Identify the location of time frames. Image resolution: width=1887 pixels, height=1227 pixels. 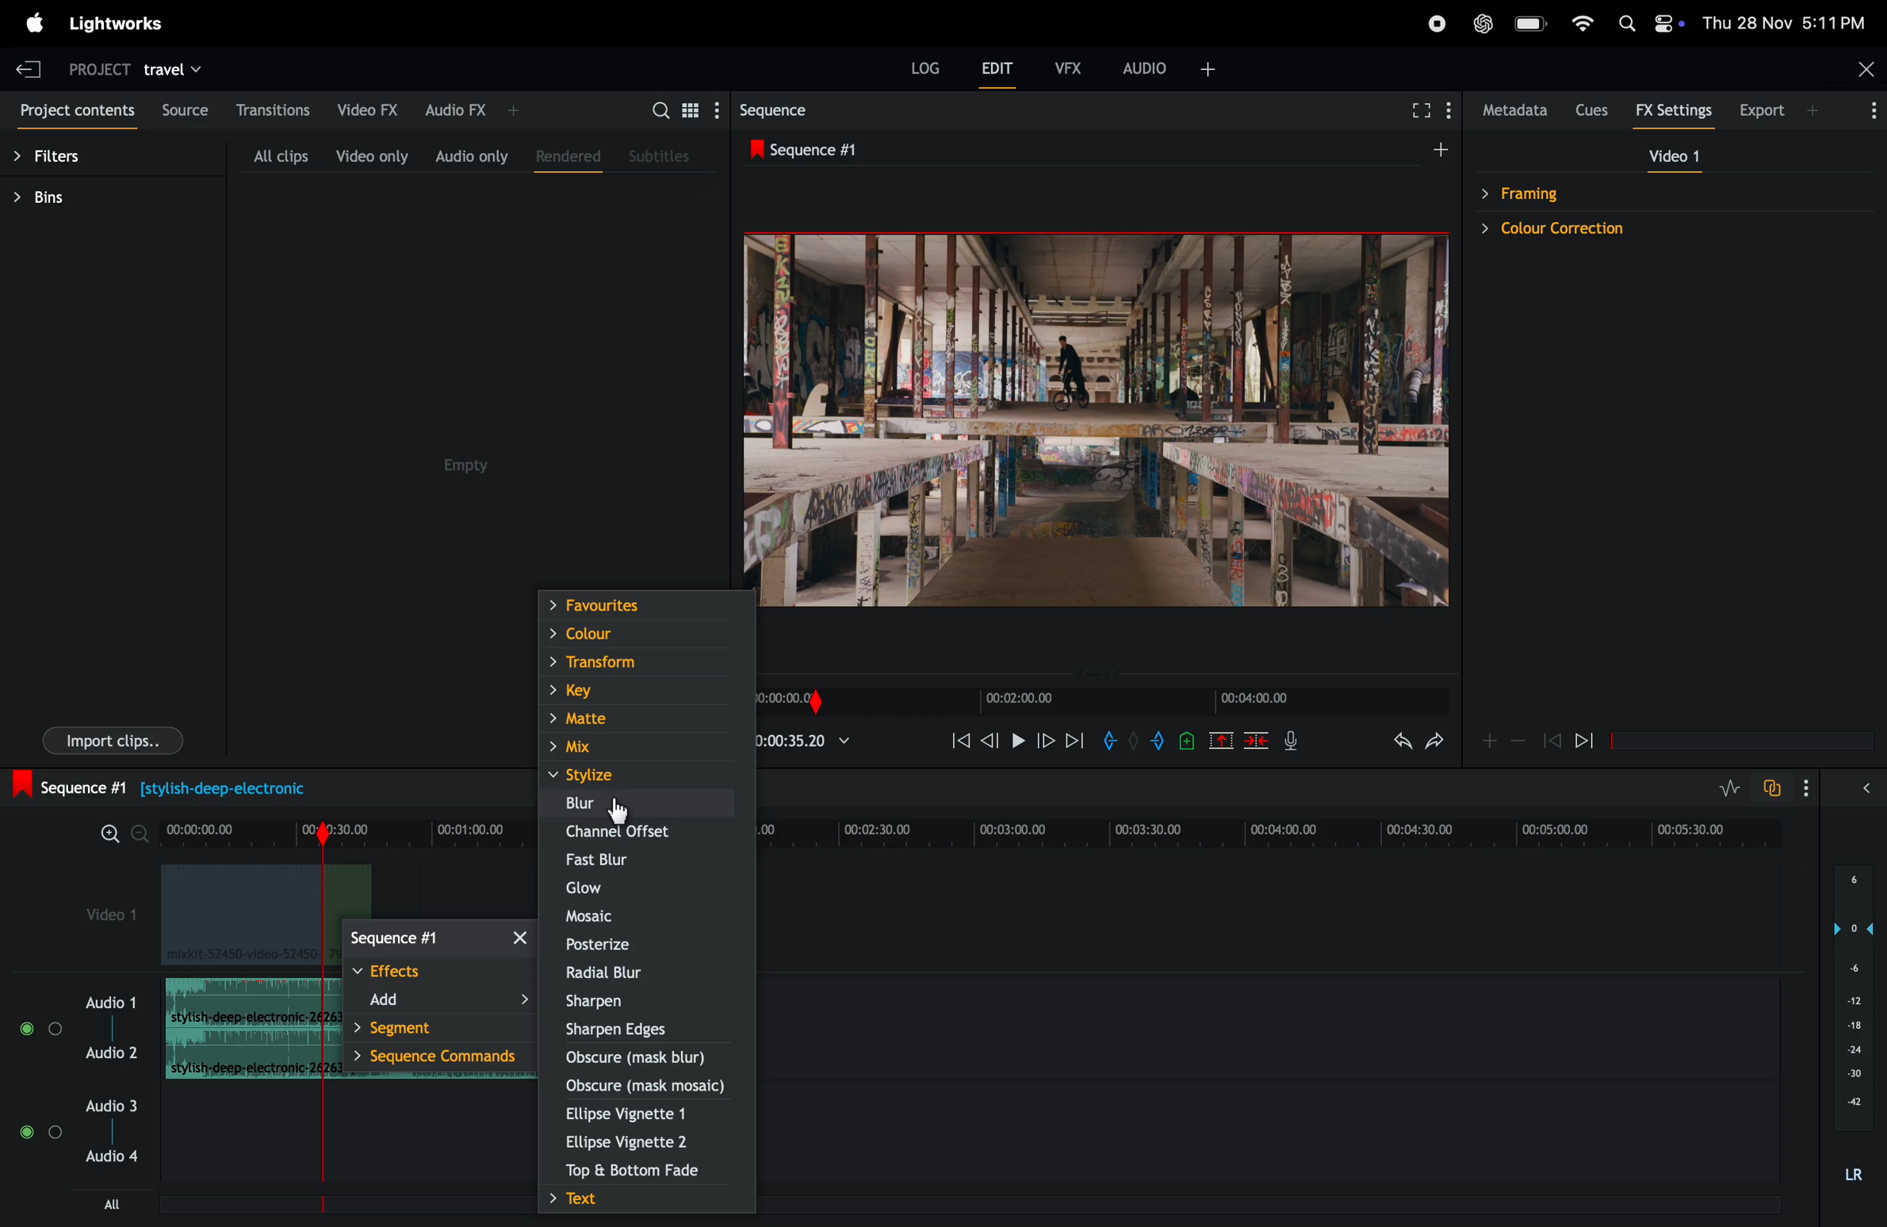
(1276, 830).